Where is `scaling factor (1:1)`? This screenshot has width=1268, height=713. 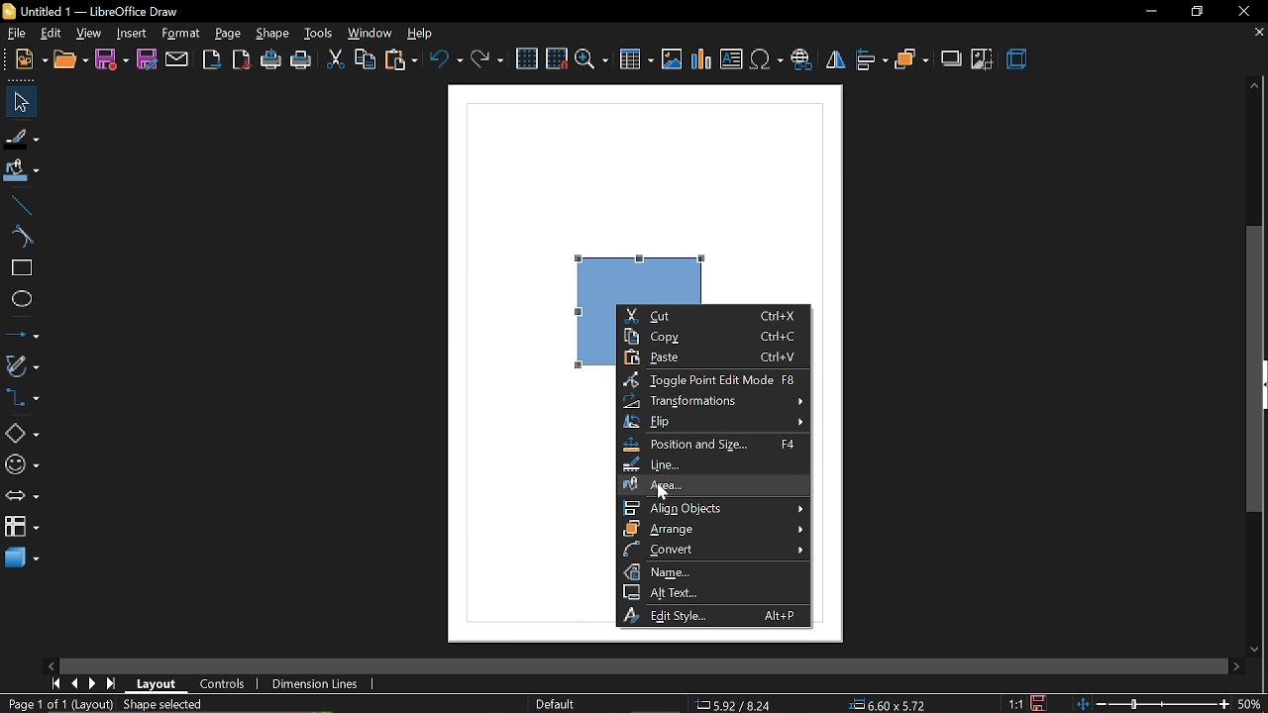 scaling factor (1:1) is located at coordinates (1013, 703).